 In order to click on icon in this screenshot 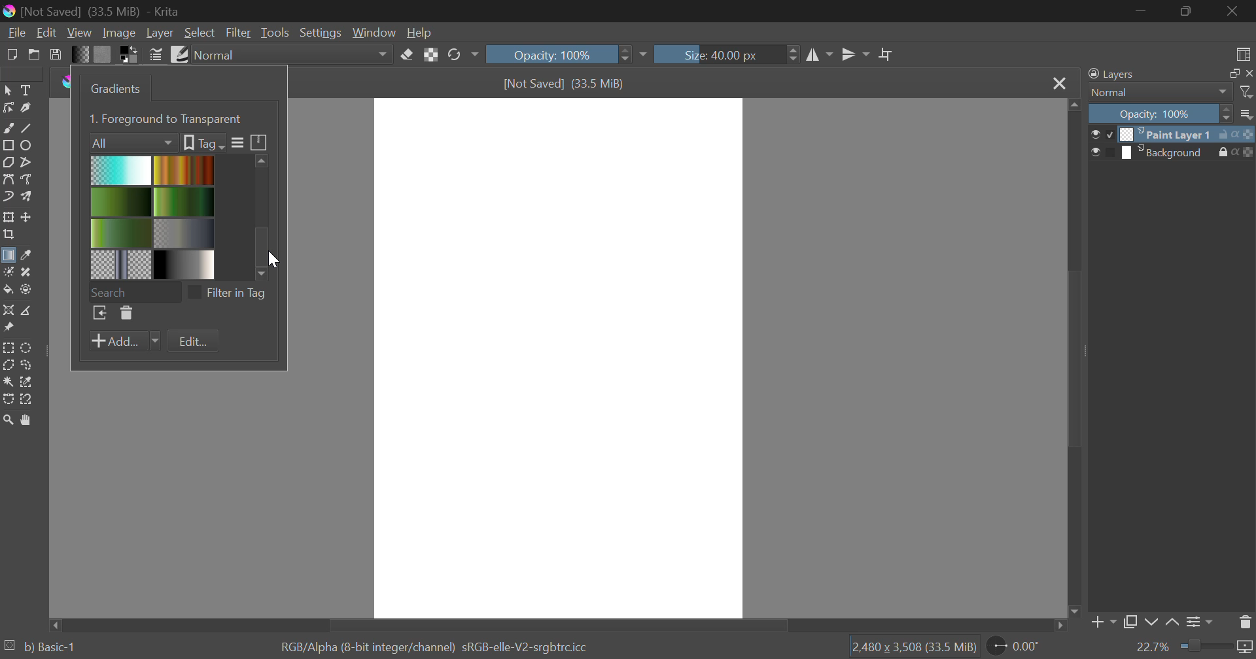, I will do `click(1246, 133)`.